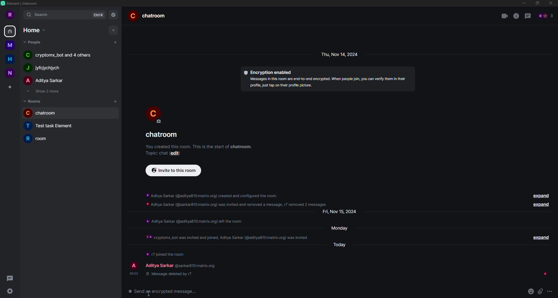 The height and width of the screenshot is (298, 558). Describe the element at coordinates (551, 292) in the screenshot. I see `more` at that location.